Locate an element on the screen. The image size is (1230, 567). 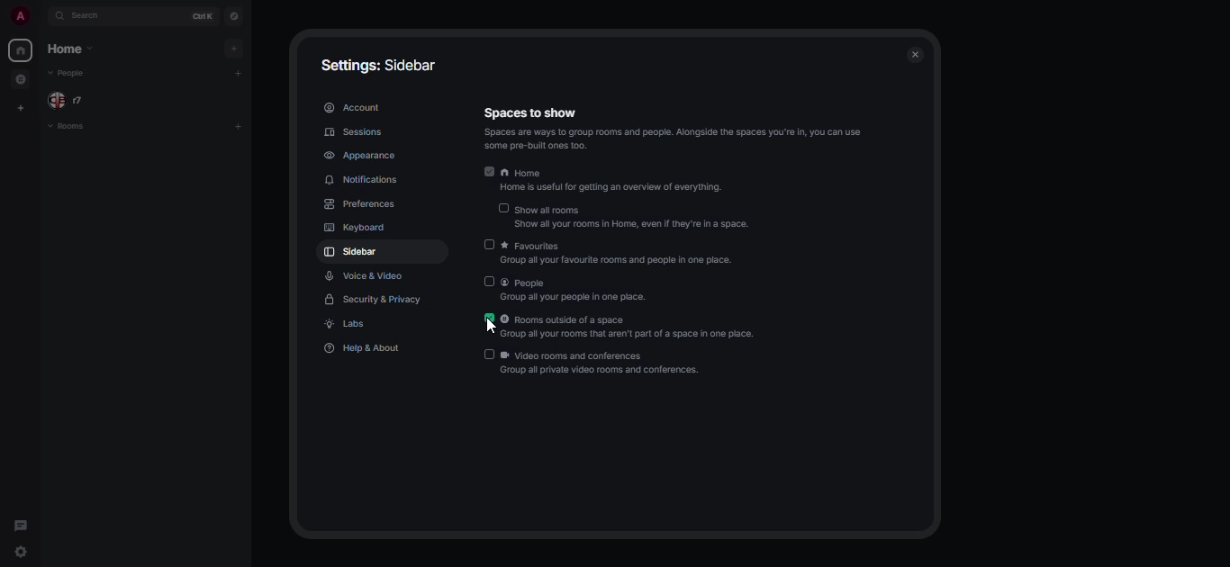
enabled is located at coordinates (489, 171).